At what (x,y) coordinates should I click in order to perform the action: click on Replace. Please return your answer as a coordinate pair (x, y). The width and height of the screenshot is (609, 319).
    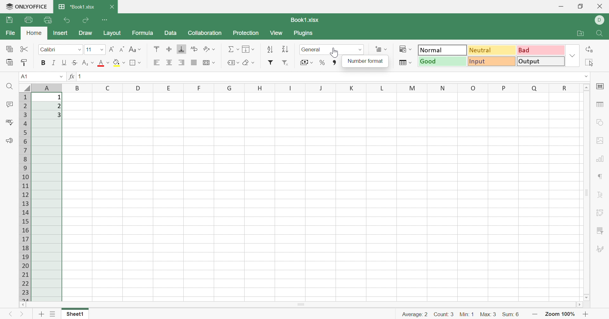
    Looking at the image, I should click on (588, 49).